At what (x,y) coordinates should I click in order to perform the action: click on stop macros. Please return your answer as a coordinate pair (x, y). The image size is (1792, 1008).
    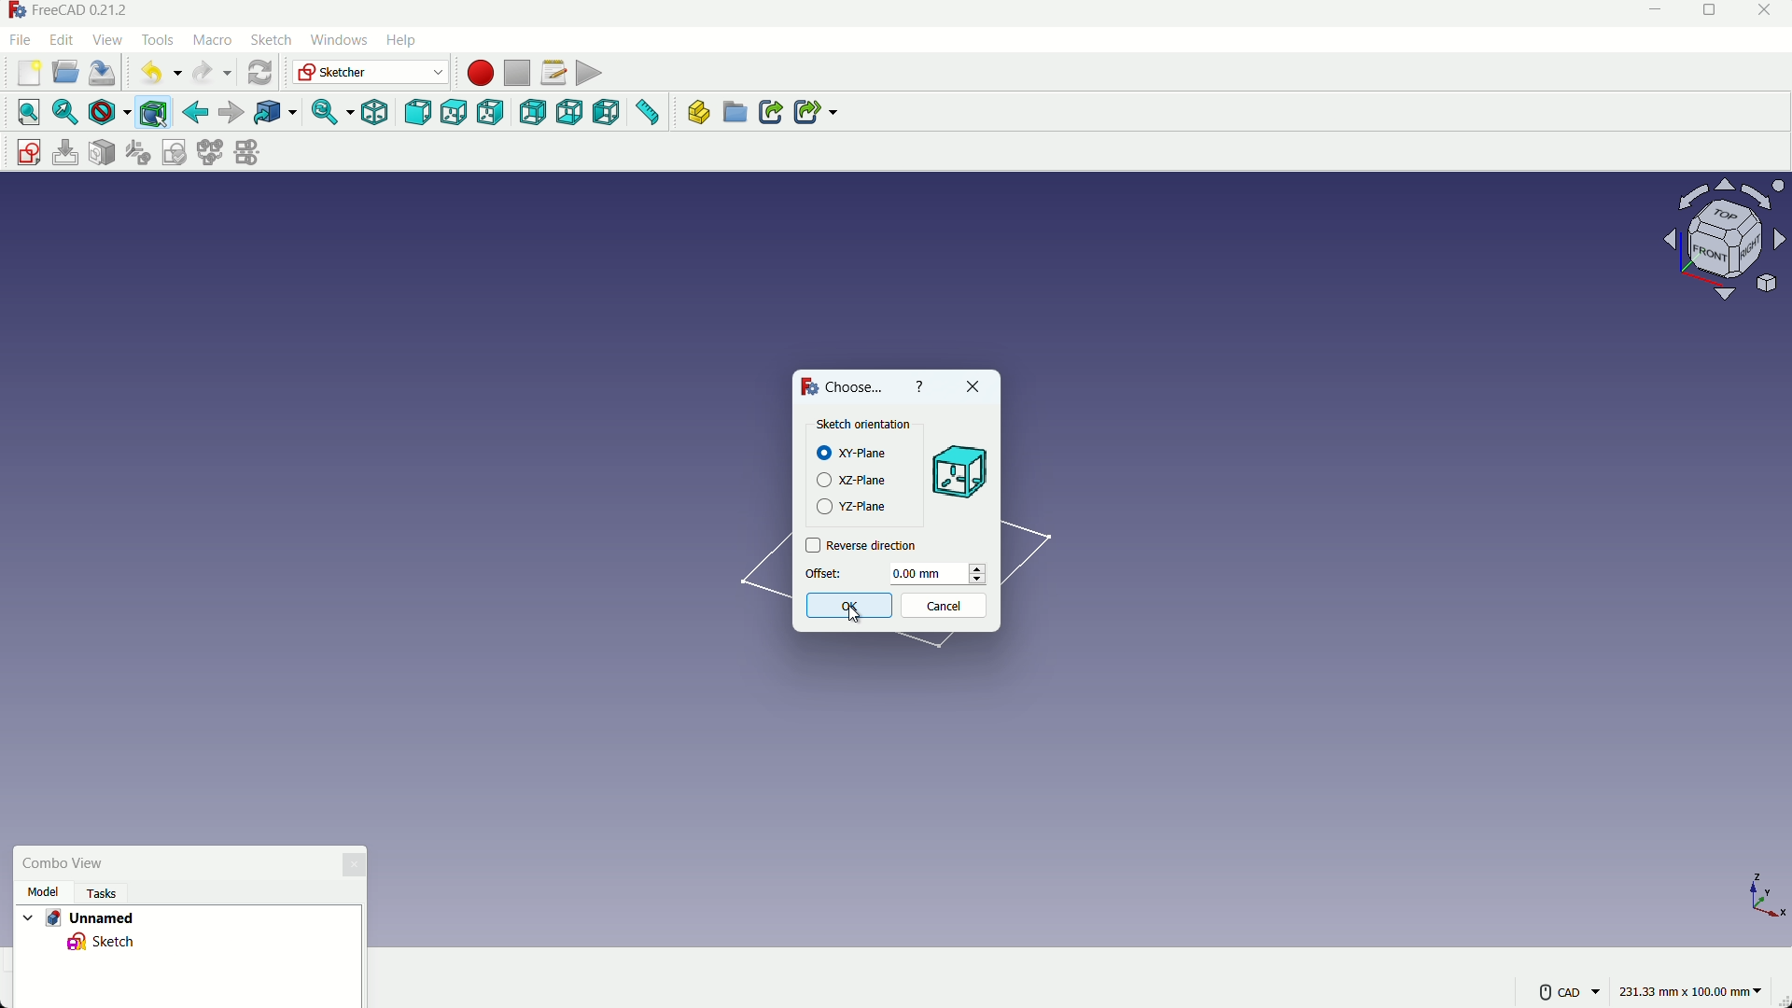
    Looking at the image, I should click on (516, 74).